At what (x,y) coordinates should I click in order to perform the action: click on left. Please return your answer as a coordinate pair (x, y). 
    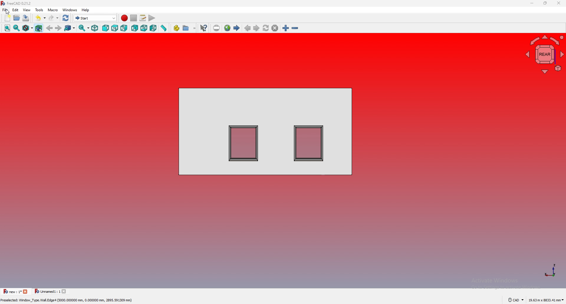
    Looking at the image, I should click on (153, 28).